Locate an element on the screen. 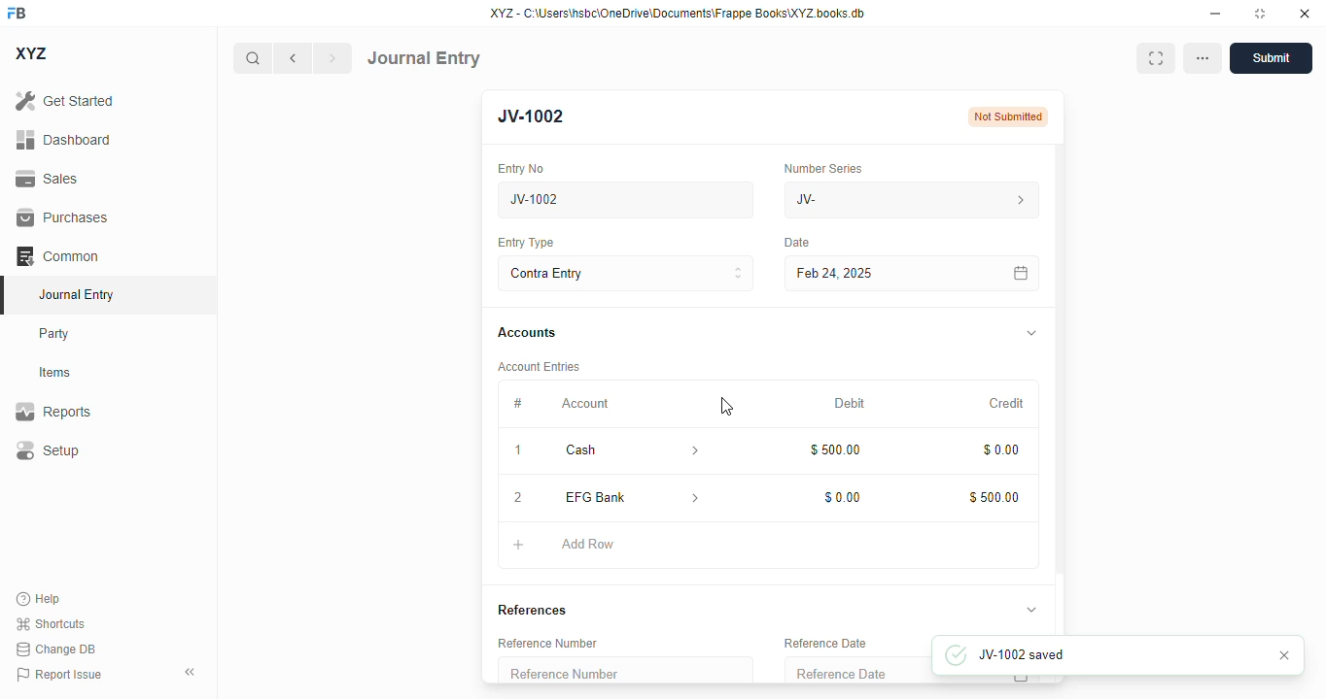 The width and height of the screenshot is (1326, 699). toggle maximize is located at coordinates (1260, 14).